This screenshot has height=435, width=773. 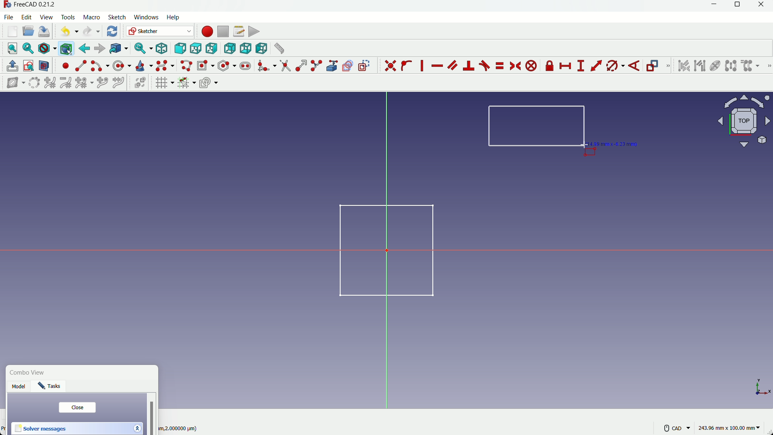 I want to click on constraint vertical, so click(x=424, y=66).